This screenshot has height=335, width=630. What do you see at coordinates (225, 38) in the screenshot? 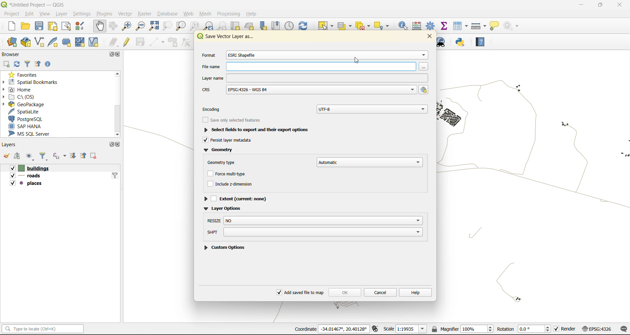
I see `Service Vector layer` at bounding box center [225, 38].